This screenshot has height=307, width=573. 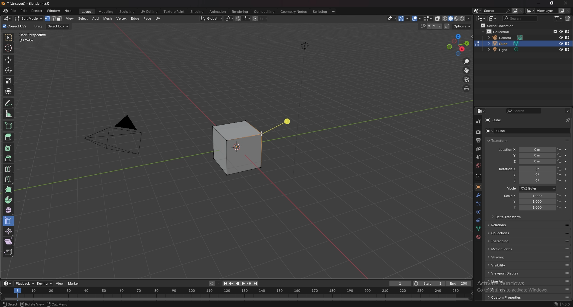 I want to click on lock, so click(x=559, y=169).